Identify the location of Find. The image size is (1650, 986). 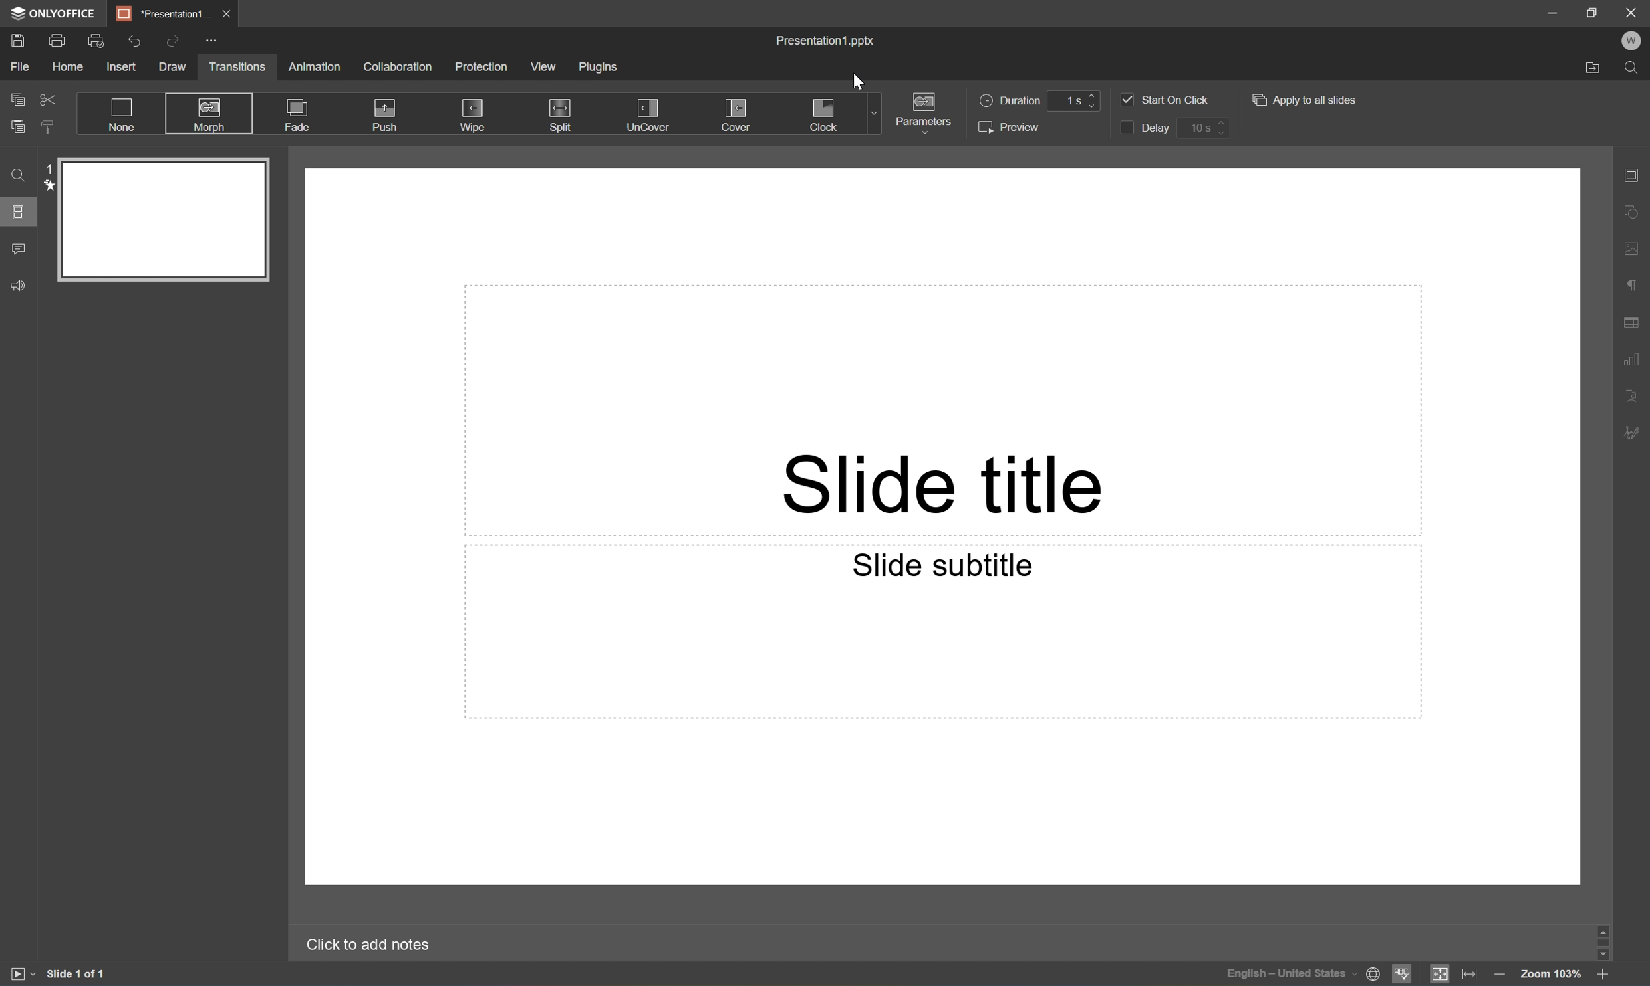
(17, 177).